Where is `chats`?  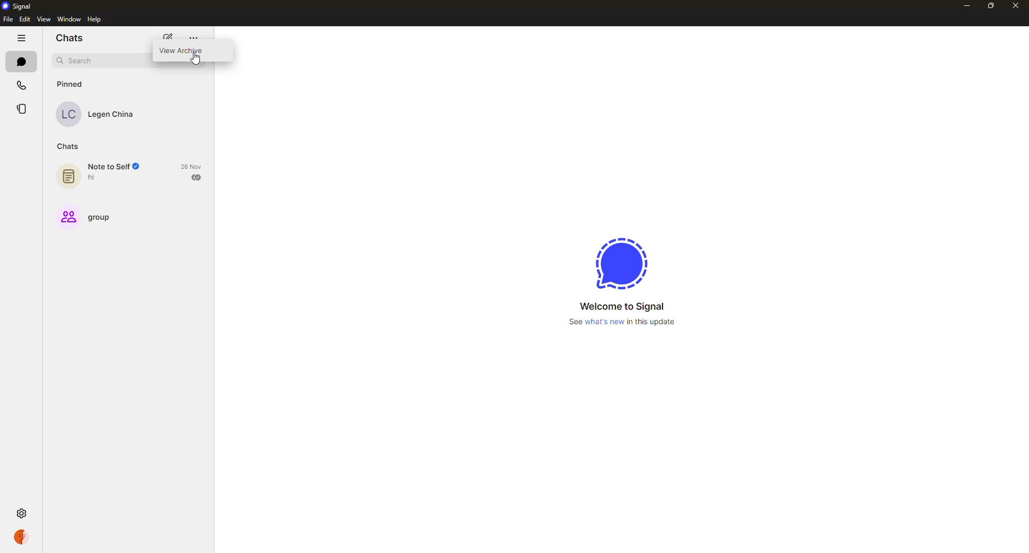 chats is located at coordinates (21, 61).